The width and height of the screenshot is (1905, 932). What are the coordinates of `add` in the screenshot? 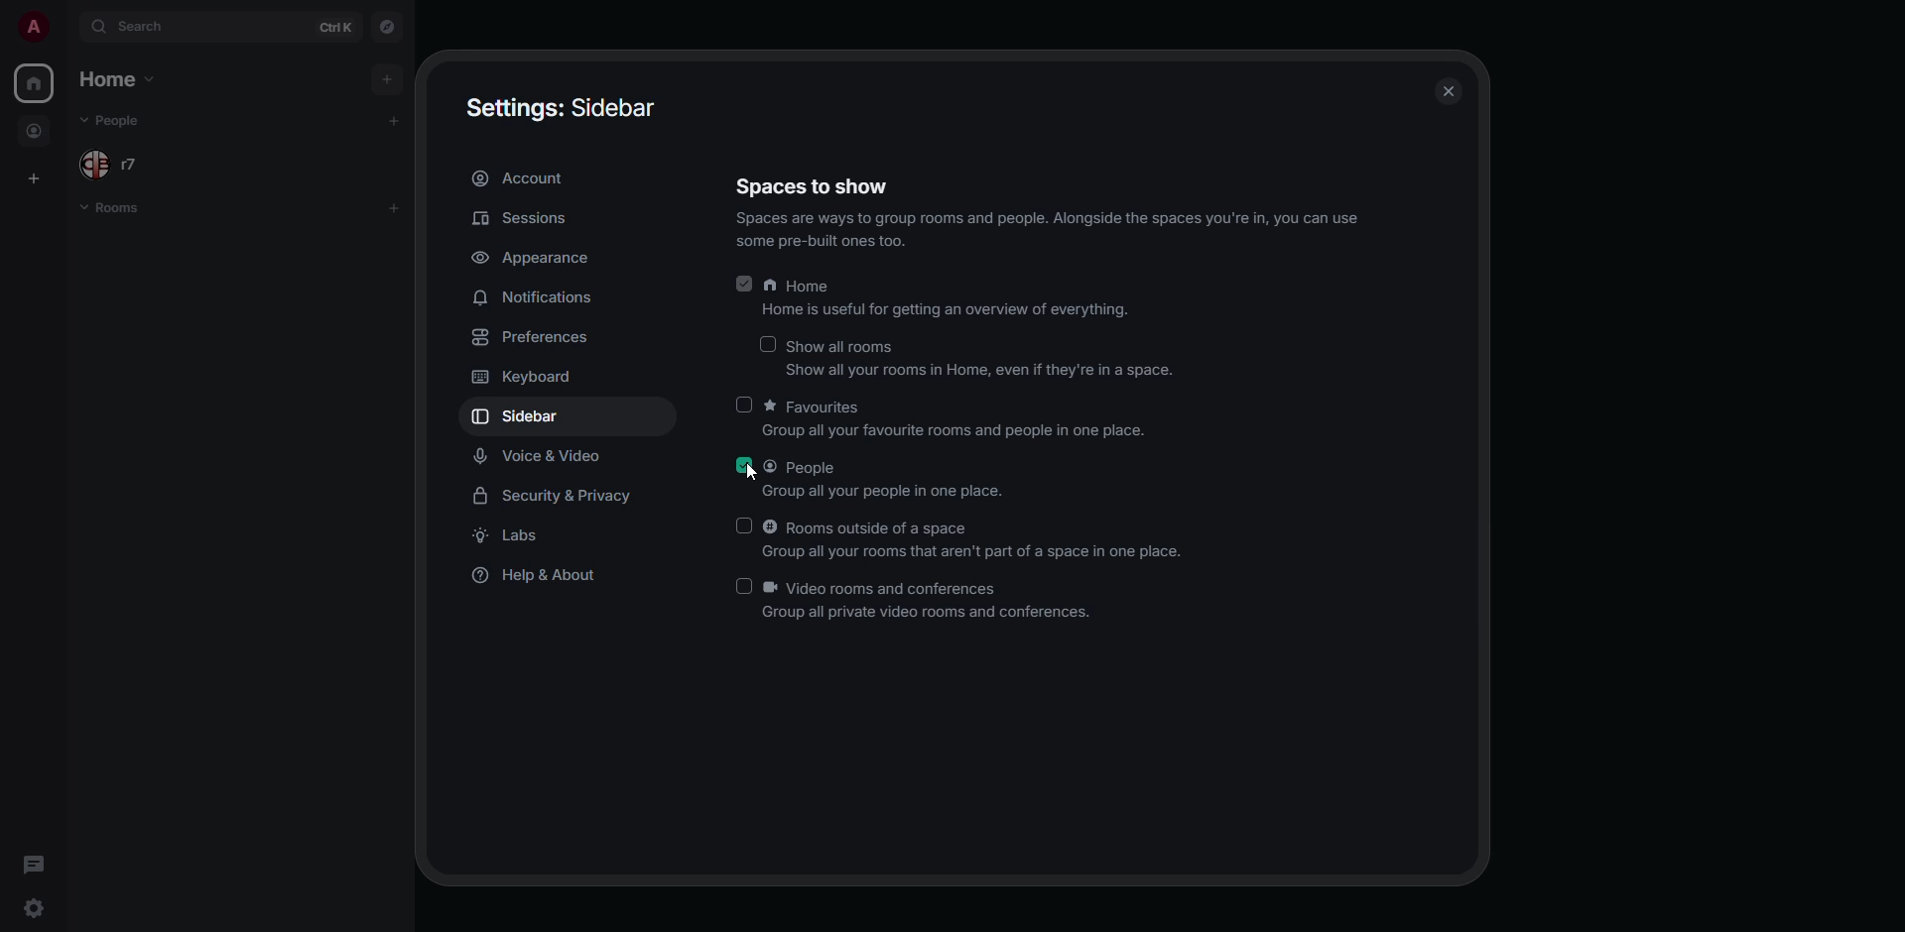 It's located at (397, 117).